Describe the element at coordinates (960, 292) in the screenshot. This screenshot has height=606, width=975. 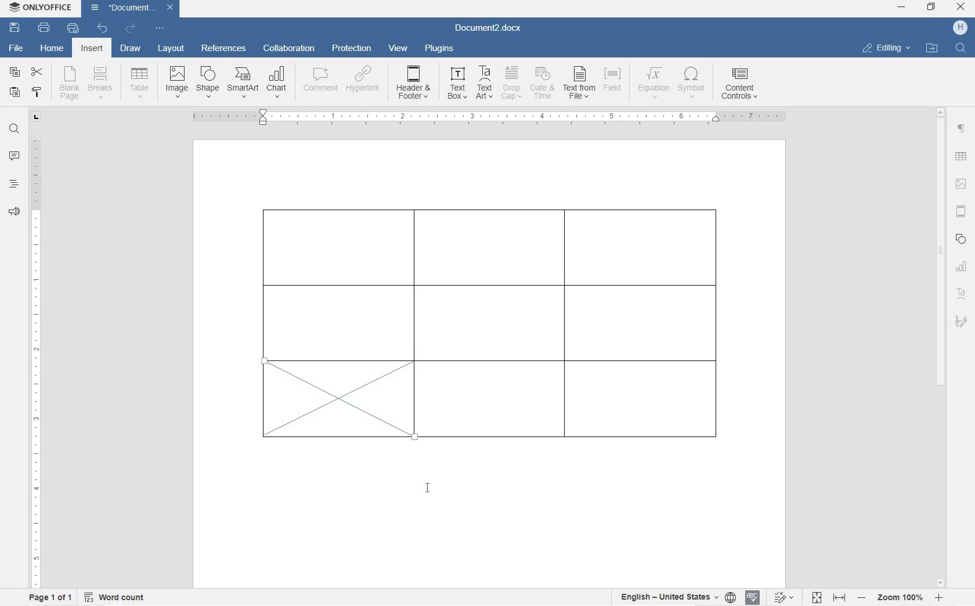
I see `textart` at that location.